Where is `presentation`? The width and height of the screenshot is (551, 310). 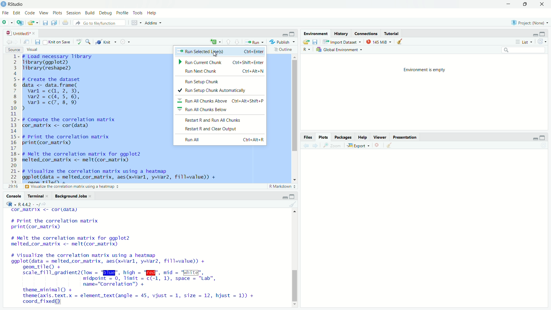
presentation is located at coordinates (405, 137).